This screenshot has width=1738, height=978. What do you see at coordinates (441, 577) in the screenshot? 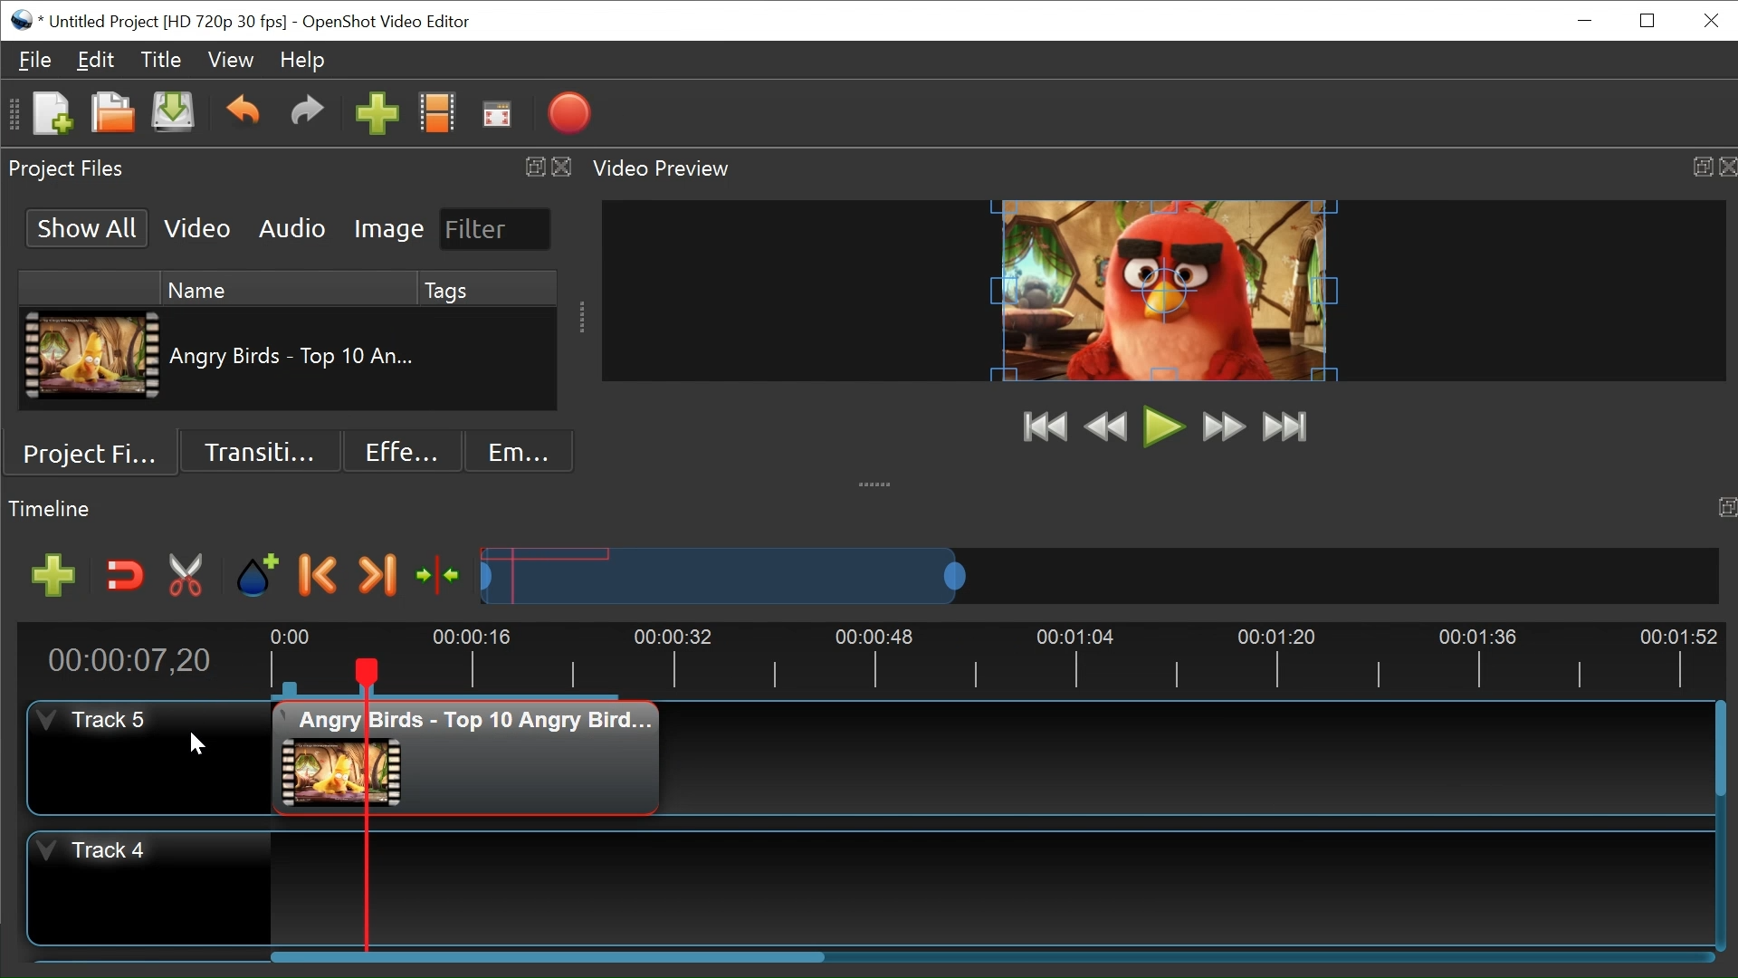
I see `Center the timeline at the playhead` at bounding box center [441, 577].